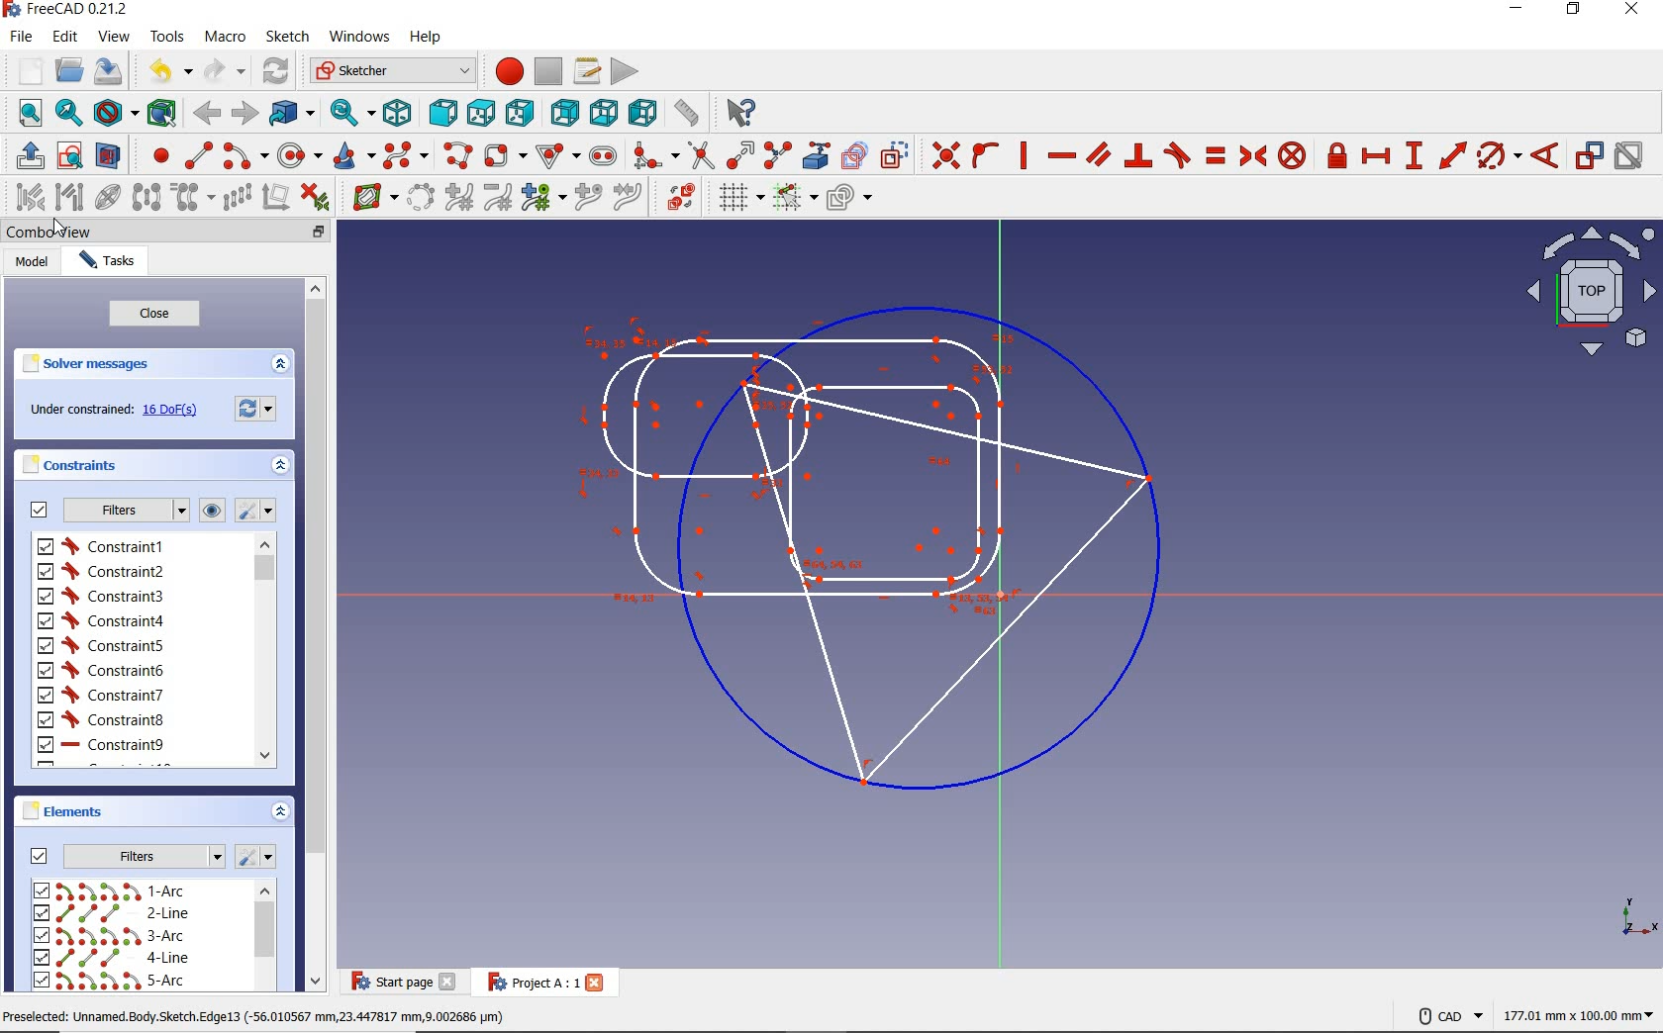  Describe the element at coordinates (114, 958) in the screenshot. I see `4-line` at that location.